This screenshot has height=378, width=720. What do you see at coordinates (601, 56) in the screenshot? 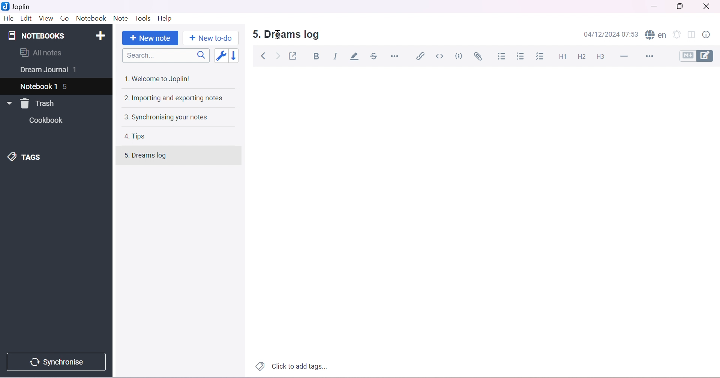
I see `Heading 3` at bounding box center [601, 56].